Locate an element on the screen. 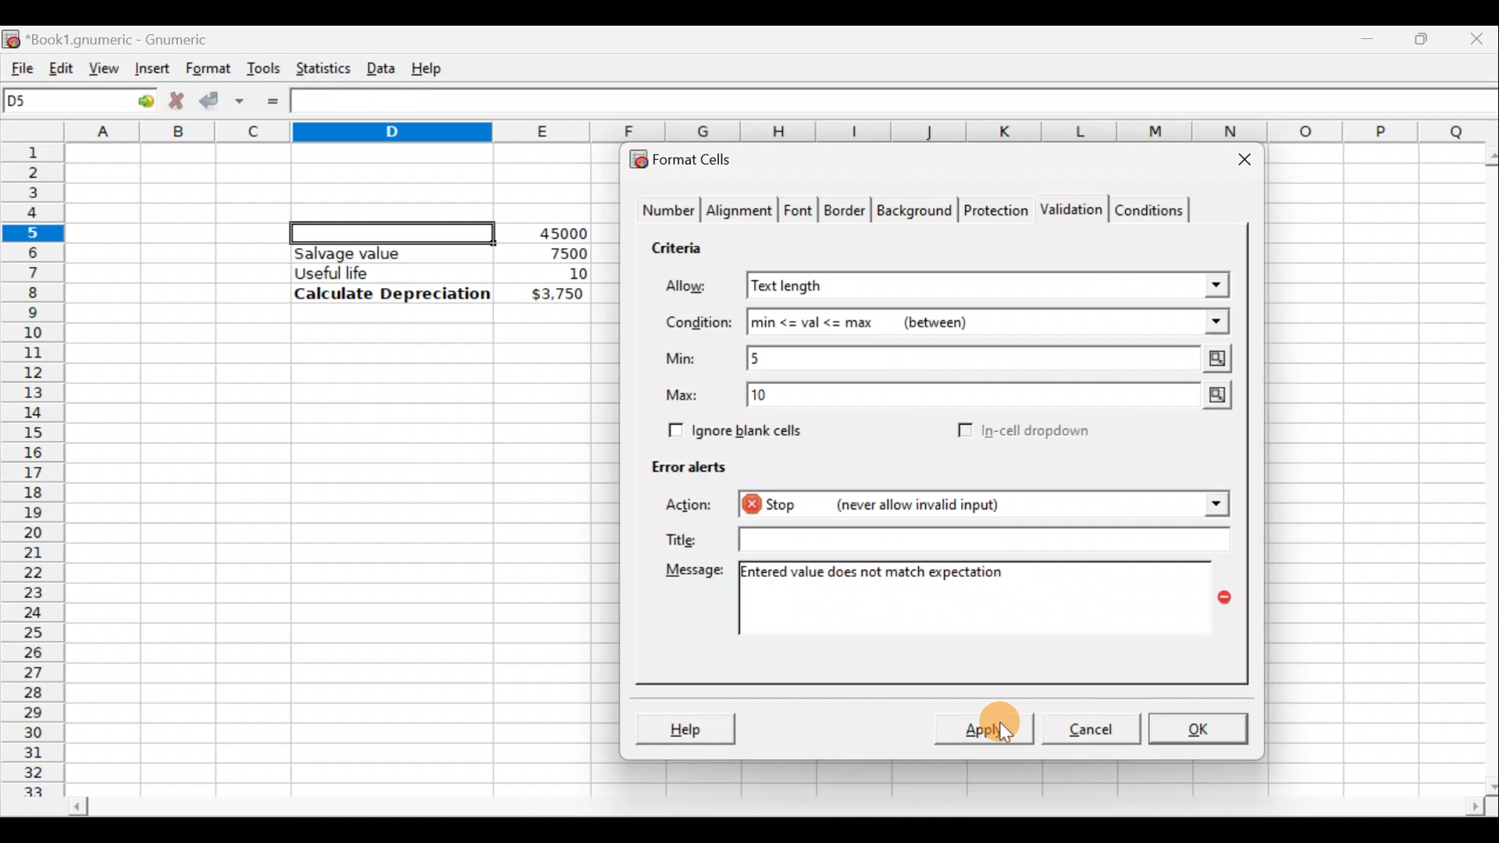  Salvage value is located at coordinates (378, 253).